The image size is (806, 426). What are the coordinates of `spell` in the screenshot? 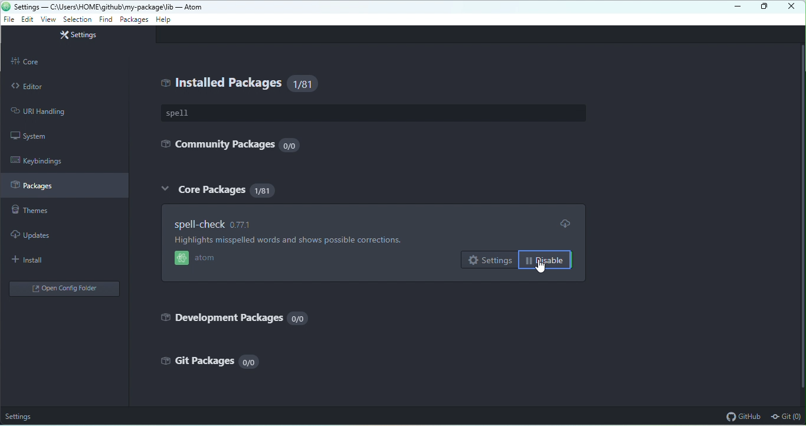 It's located at (372, 113).